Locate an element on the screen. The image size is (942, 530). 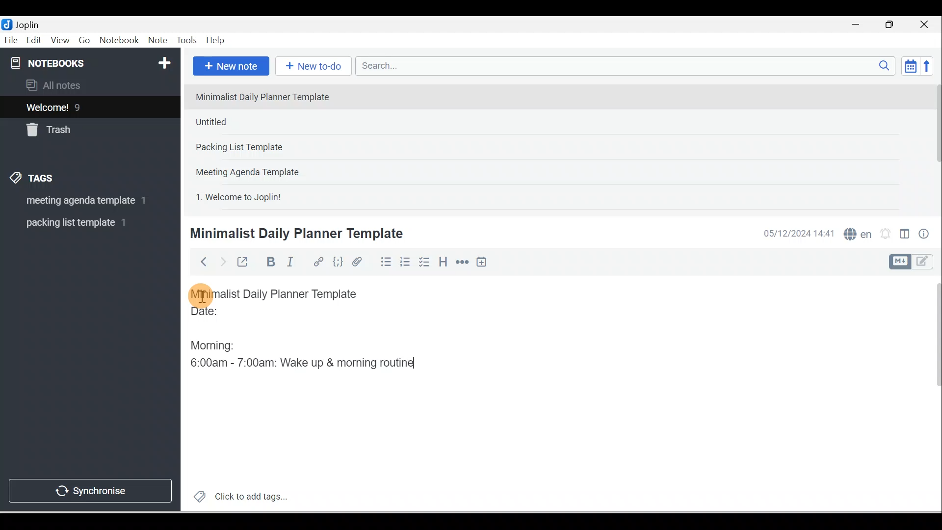
Heading is located at coordinates (443, 261).